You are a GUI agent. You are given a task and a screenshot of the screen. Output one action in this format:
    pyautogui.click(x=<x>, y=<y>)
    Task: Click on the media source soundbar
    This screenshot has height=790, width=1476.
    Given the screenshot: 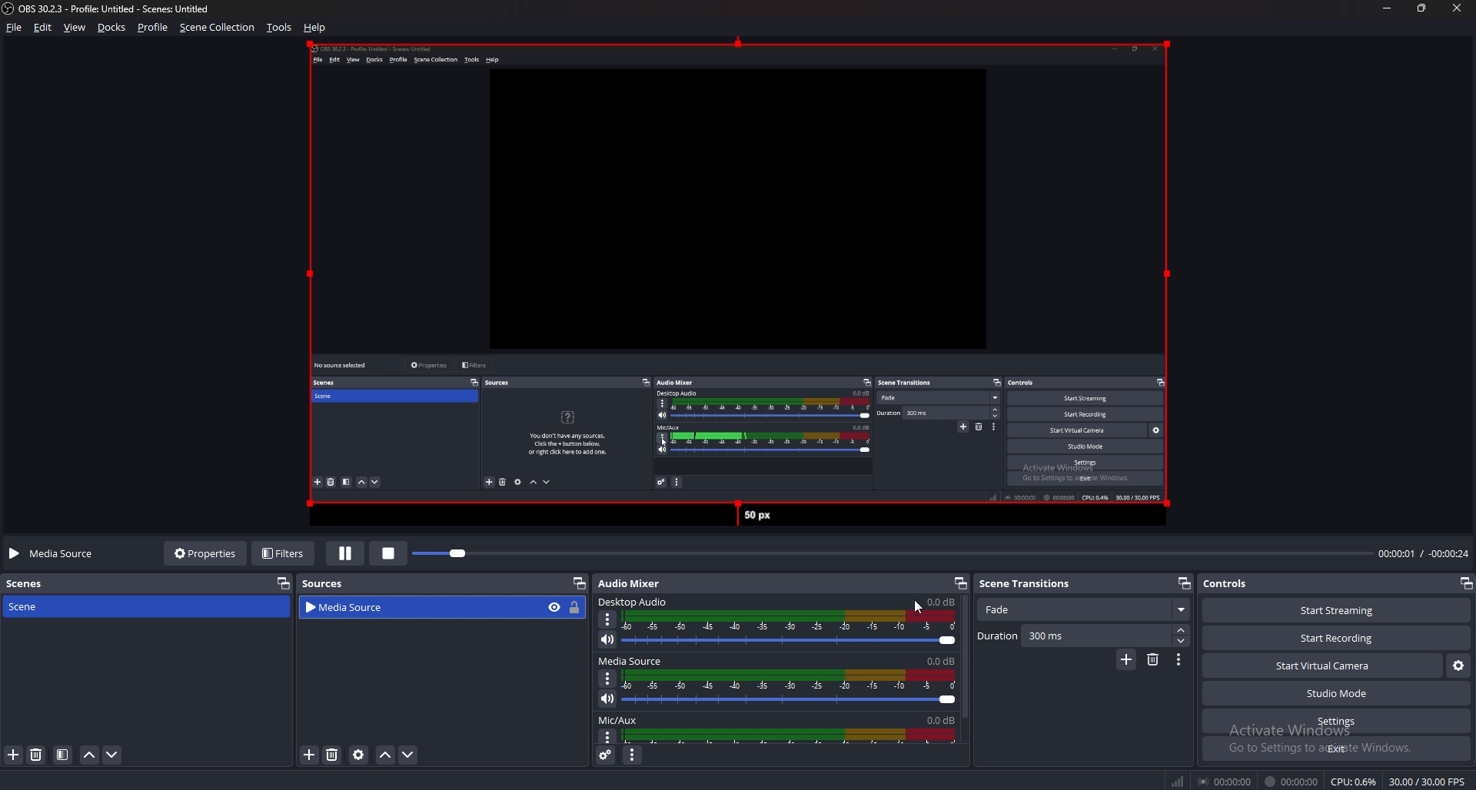 What is the action you would take?
    pyautogui.click(x=795, y=688)
    